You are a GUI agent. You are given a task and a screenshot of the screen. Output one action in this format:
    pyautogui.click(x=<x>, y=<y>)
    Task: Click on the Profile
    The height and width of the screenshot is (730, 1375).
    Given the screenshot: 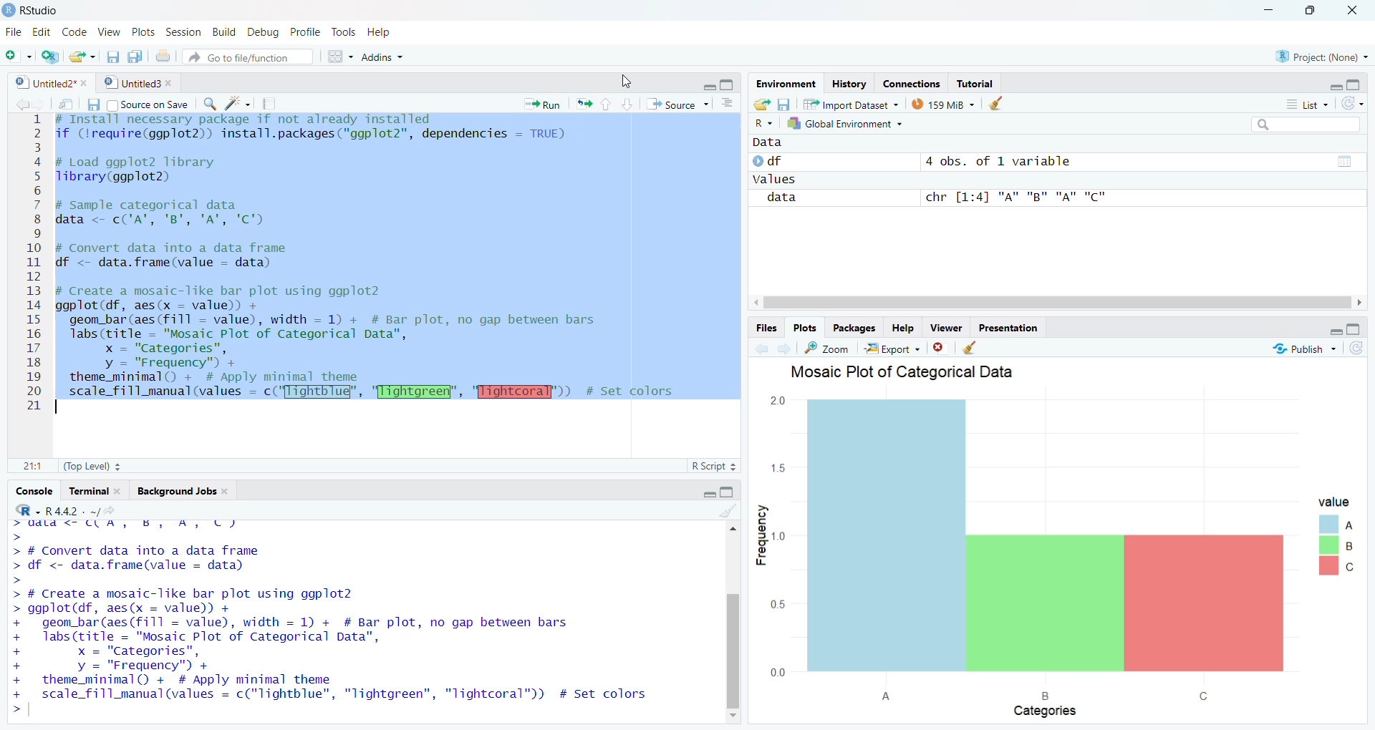 What is the action you would take?
    pyautogui.click(x=304, y=31)
    